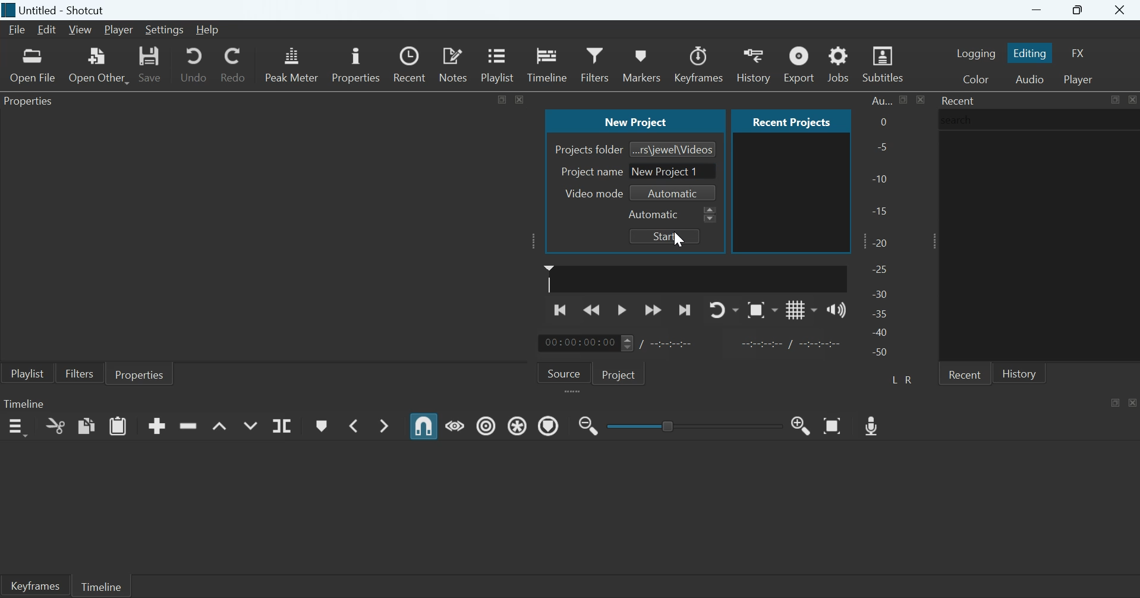 The image size is (1140, 598). I want to click on search, so click(960, 119).